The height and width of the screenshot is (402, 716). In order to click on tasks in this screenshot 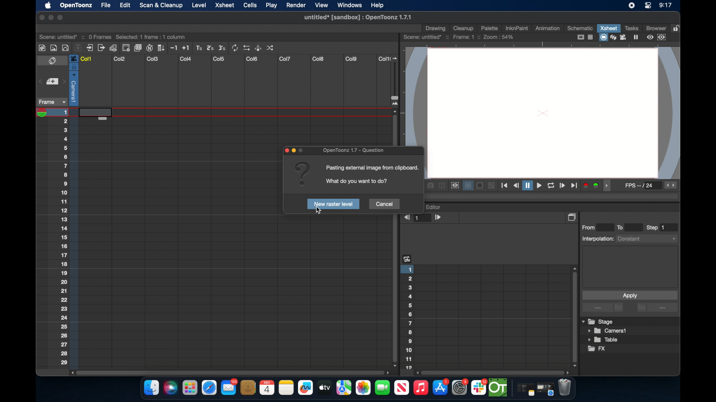, I will do `click(631, 28)`.